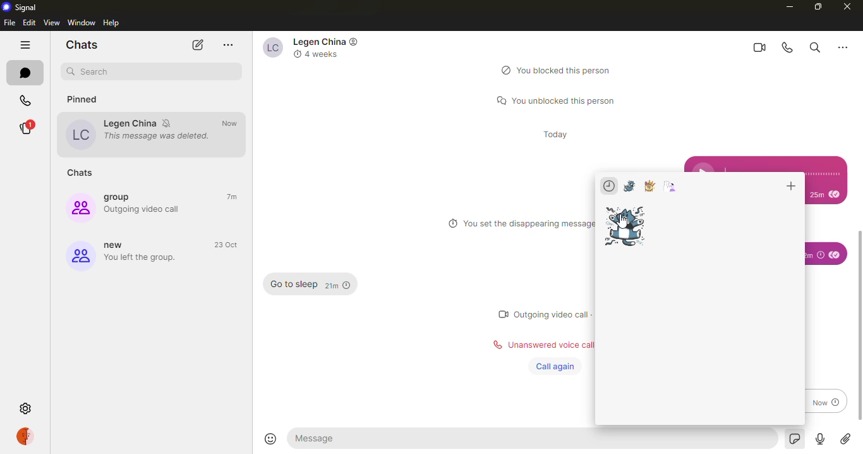 Image resolution: width=863 pixels, height=454 pixels. What do you see at coordinates (819, 439) in the screenshot?
I see `record` at bounding box center [819, 439].